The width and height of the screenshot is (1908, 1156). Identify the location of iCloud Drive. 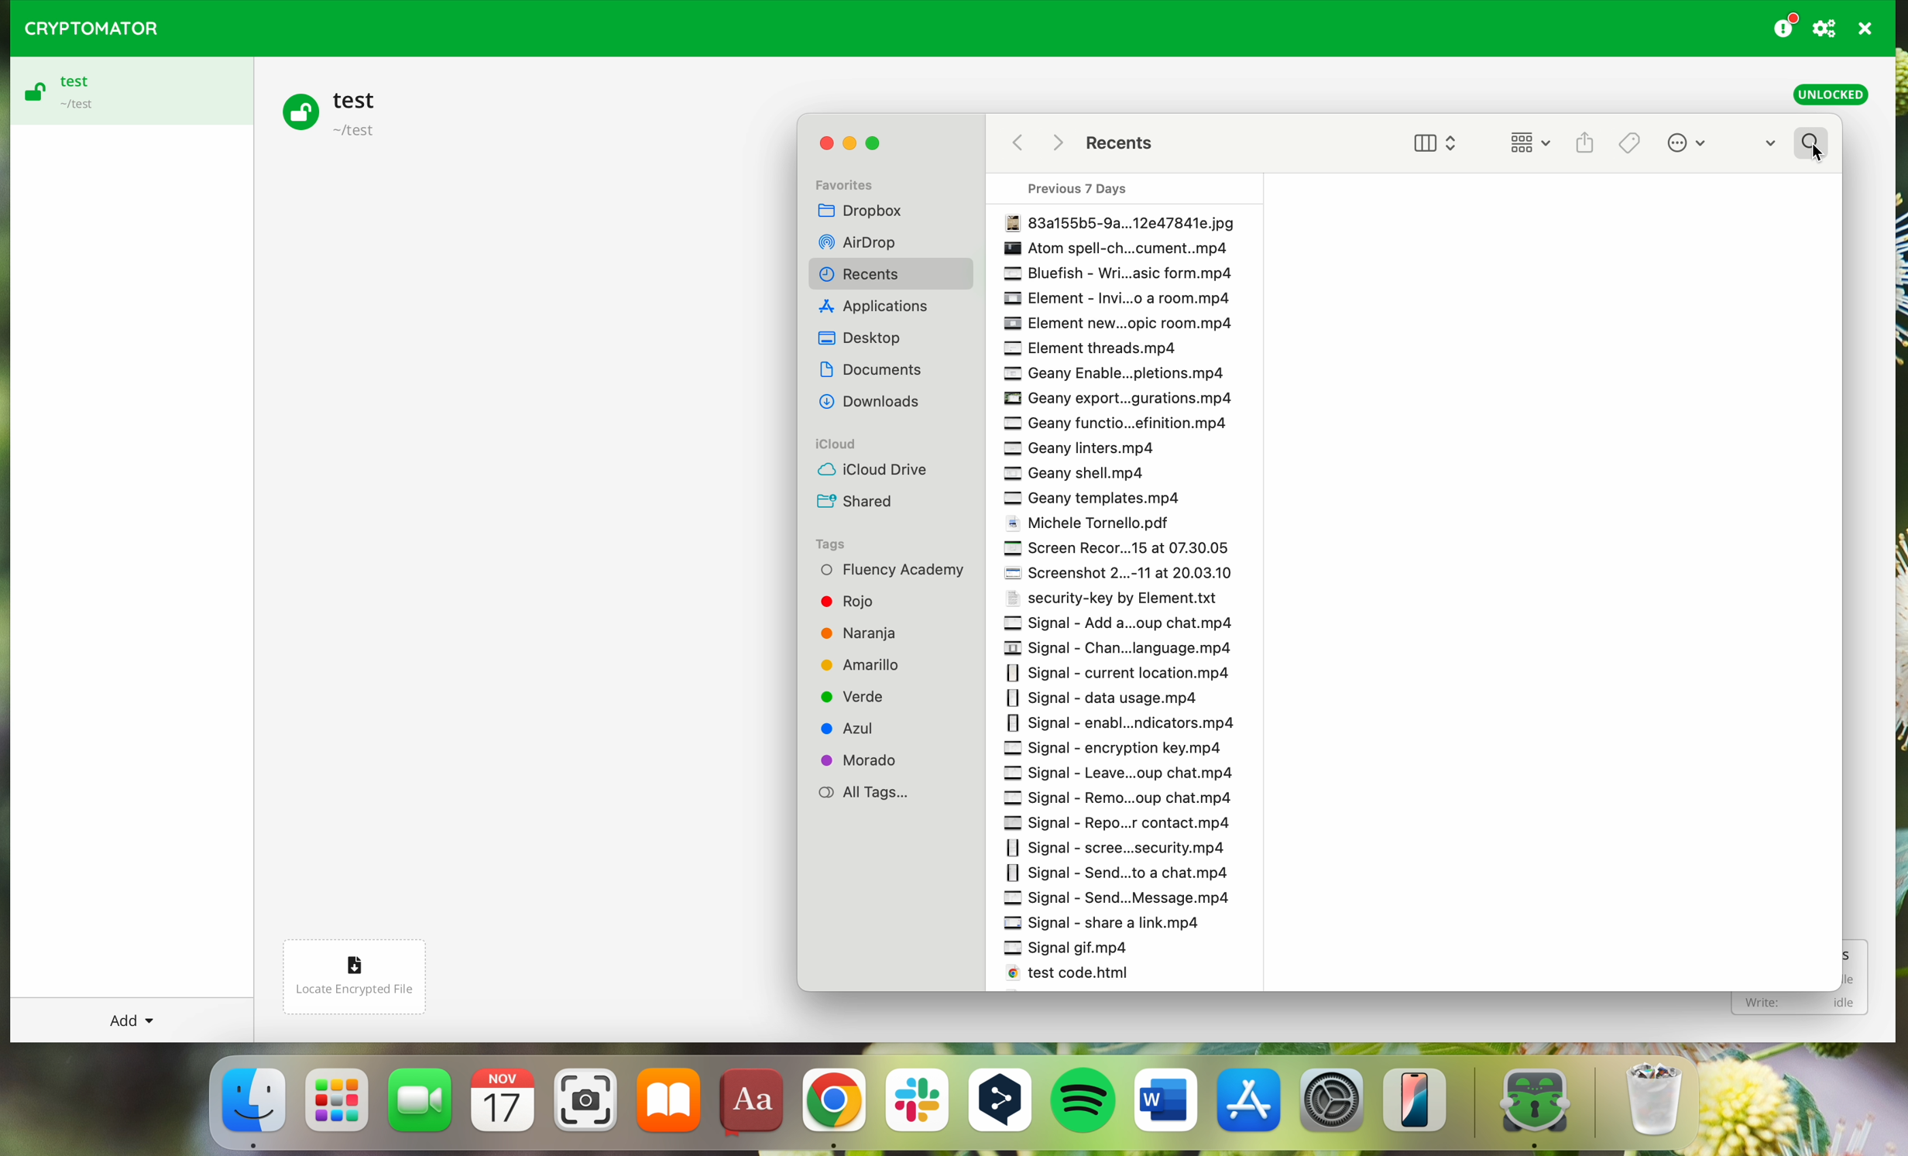
(872, 471).